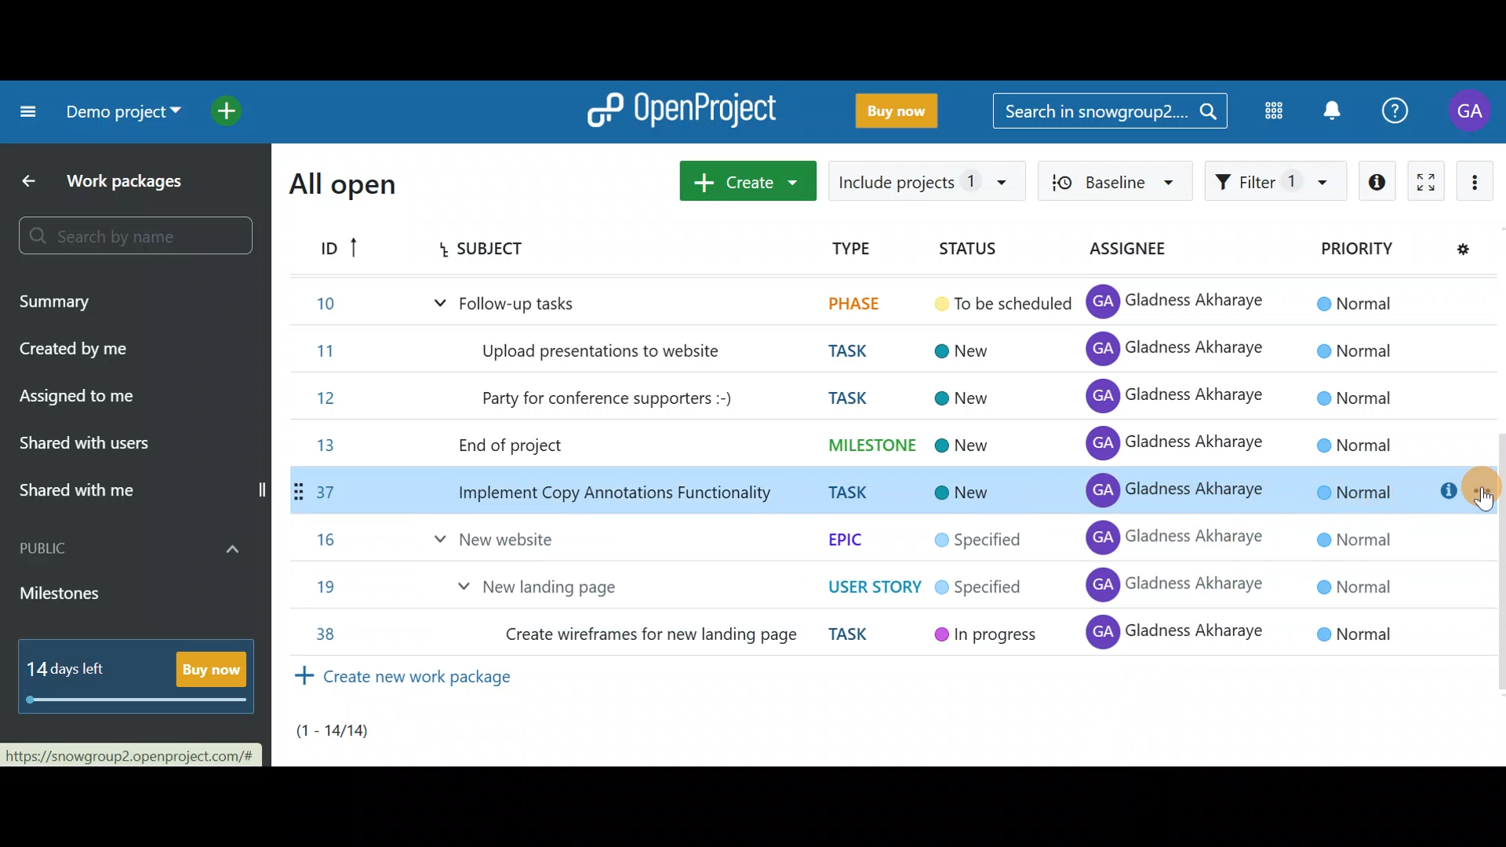 This screenshot has height=847, width=1506. I want to click on Open details view, so click(1457, 485).